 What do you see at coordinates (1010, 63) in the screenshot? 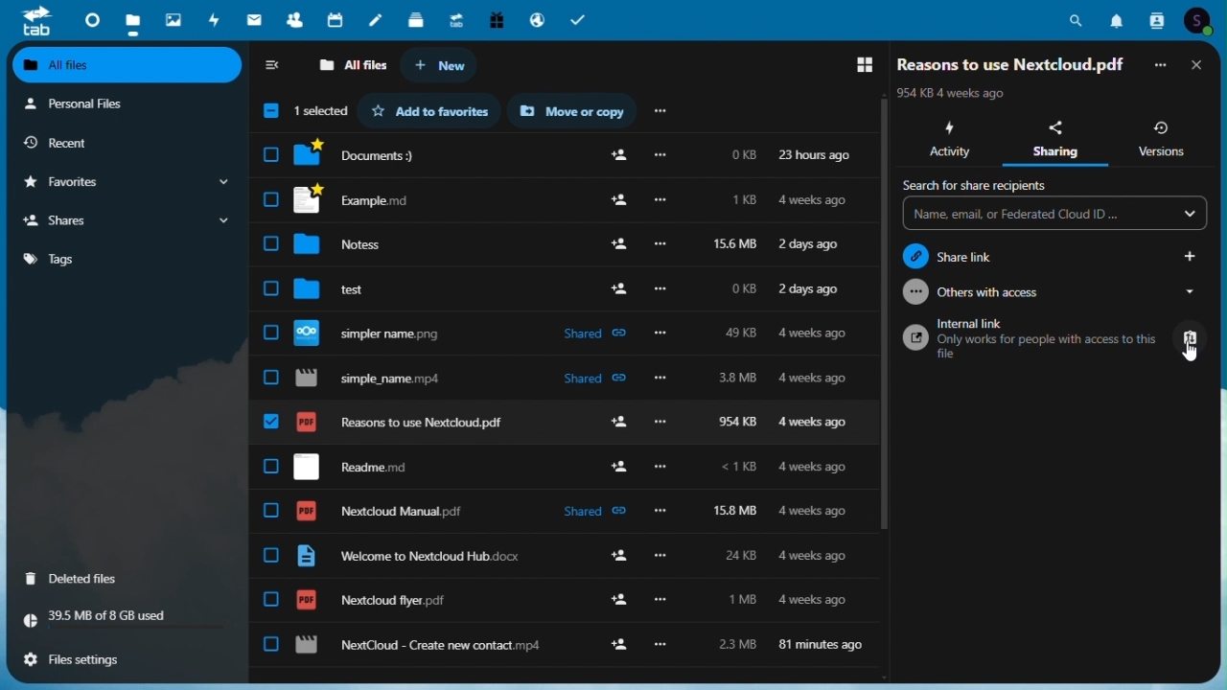
I see `File name` at bounding box center [1010, 63].